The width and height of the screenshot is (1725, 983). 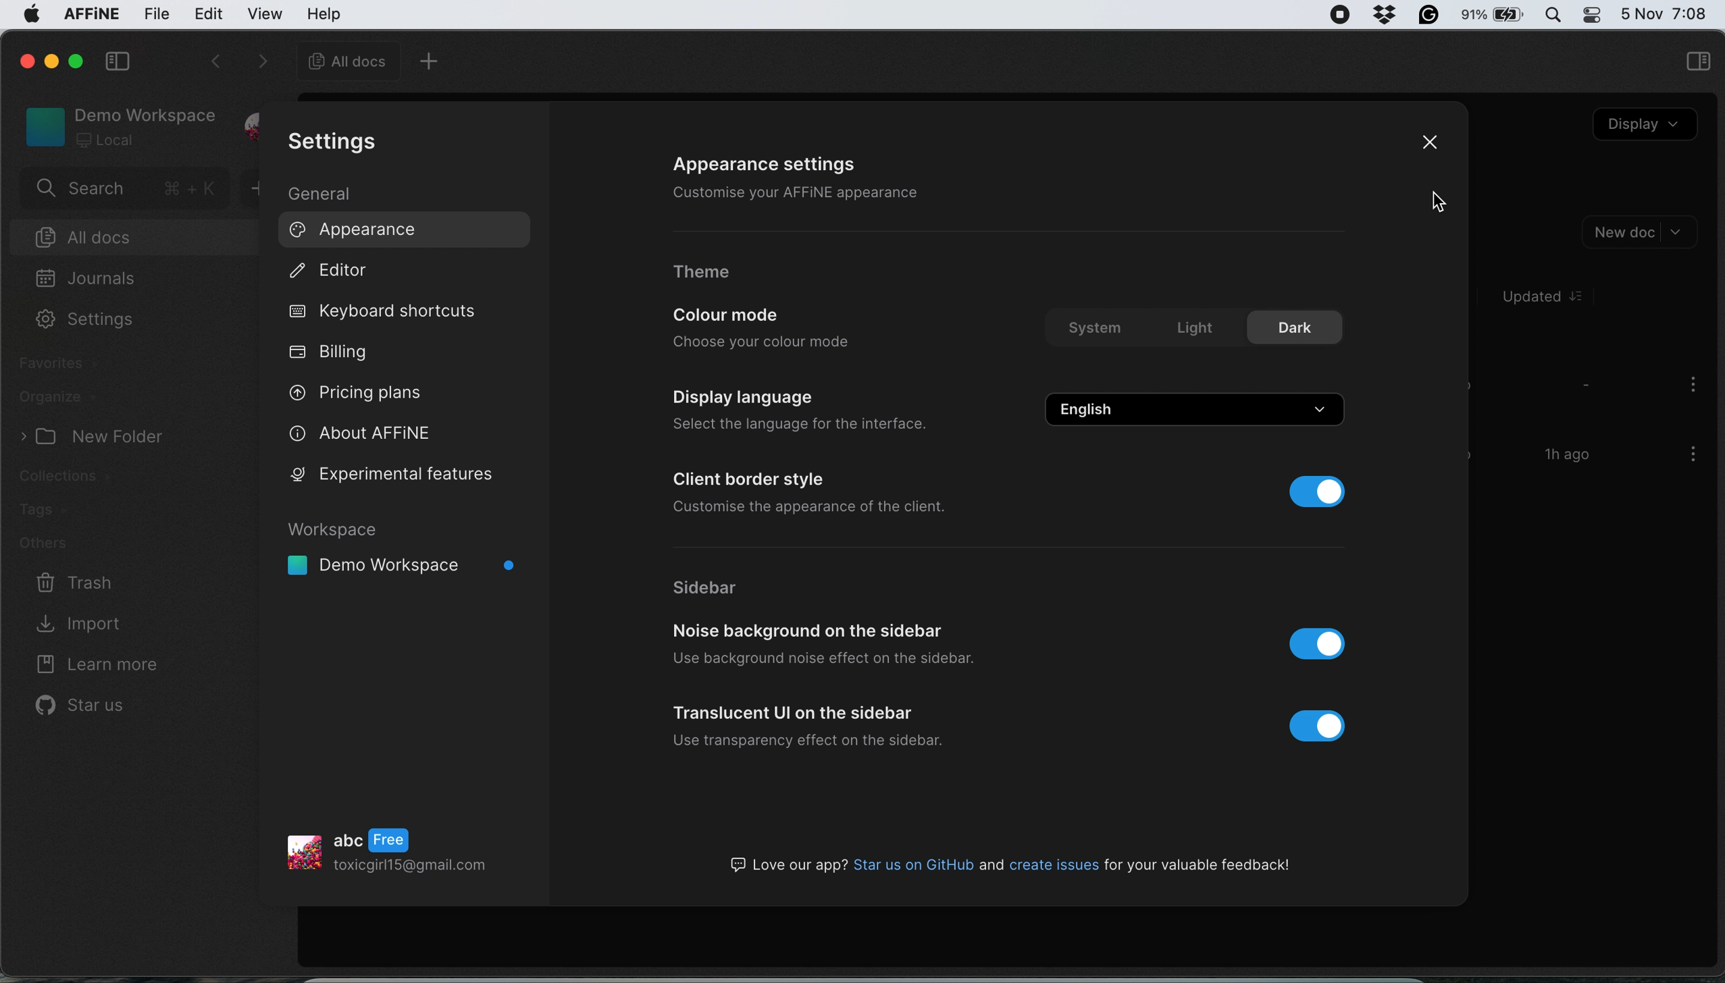 I want to click on use background noise effect on the sidebar, so click(x=833, y=660).